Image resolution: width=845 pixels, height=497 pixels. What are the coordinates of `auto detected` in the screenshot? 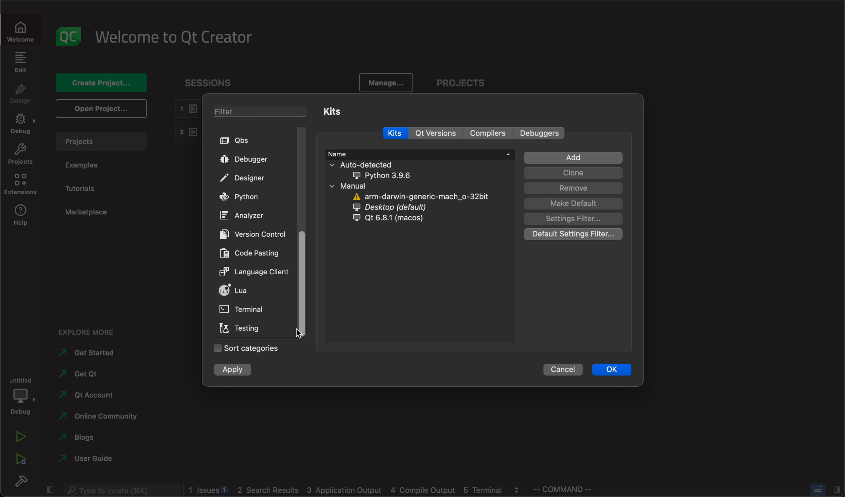 It's located at (385, 170).